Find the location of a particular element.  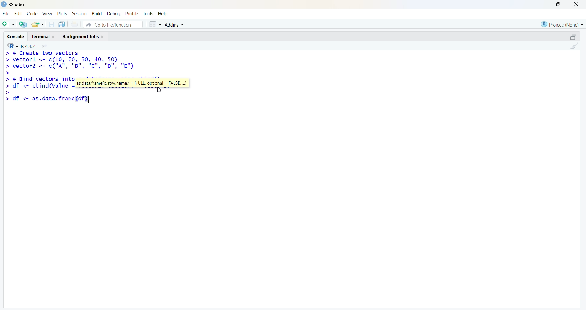

Profile is located at coordinates (132, 13).